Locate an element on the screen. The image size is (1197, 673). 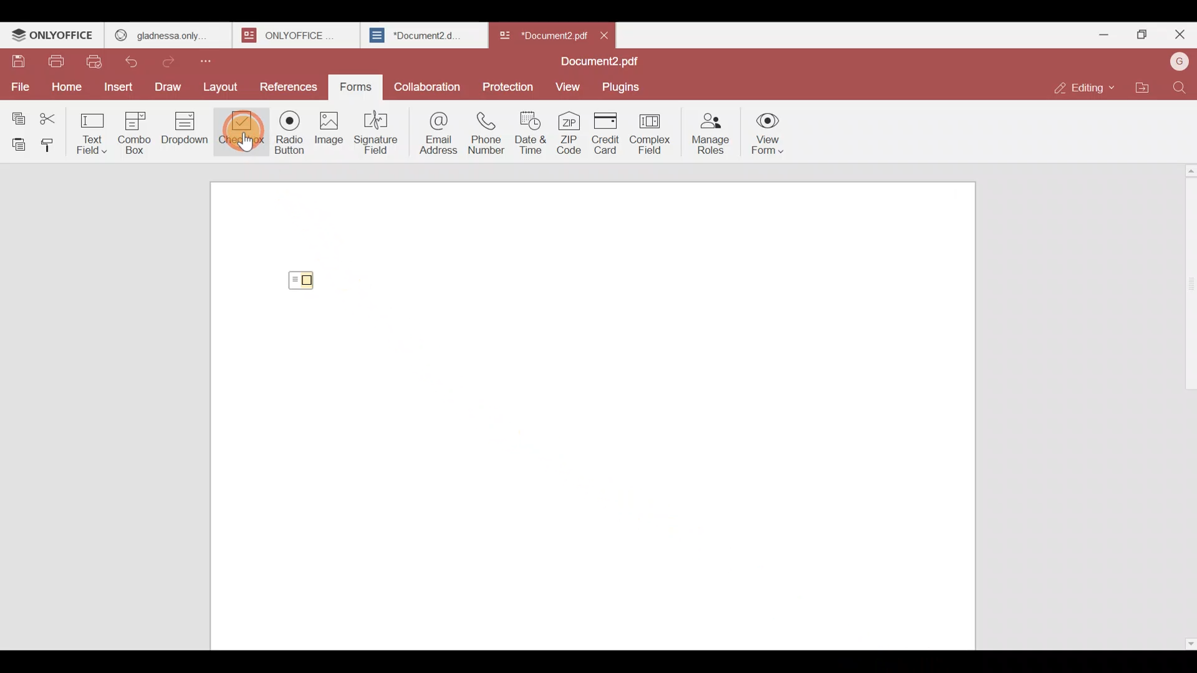
Email address is located at coordinates (436, 131).